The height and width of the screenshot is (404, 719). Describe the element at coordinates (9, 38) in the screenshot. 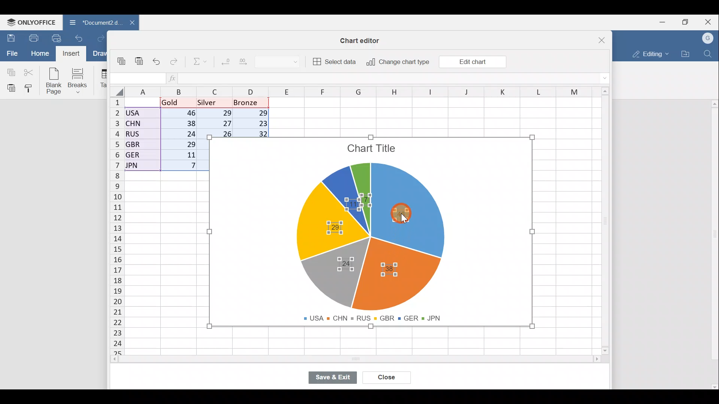

I see `Save` at that location.